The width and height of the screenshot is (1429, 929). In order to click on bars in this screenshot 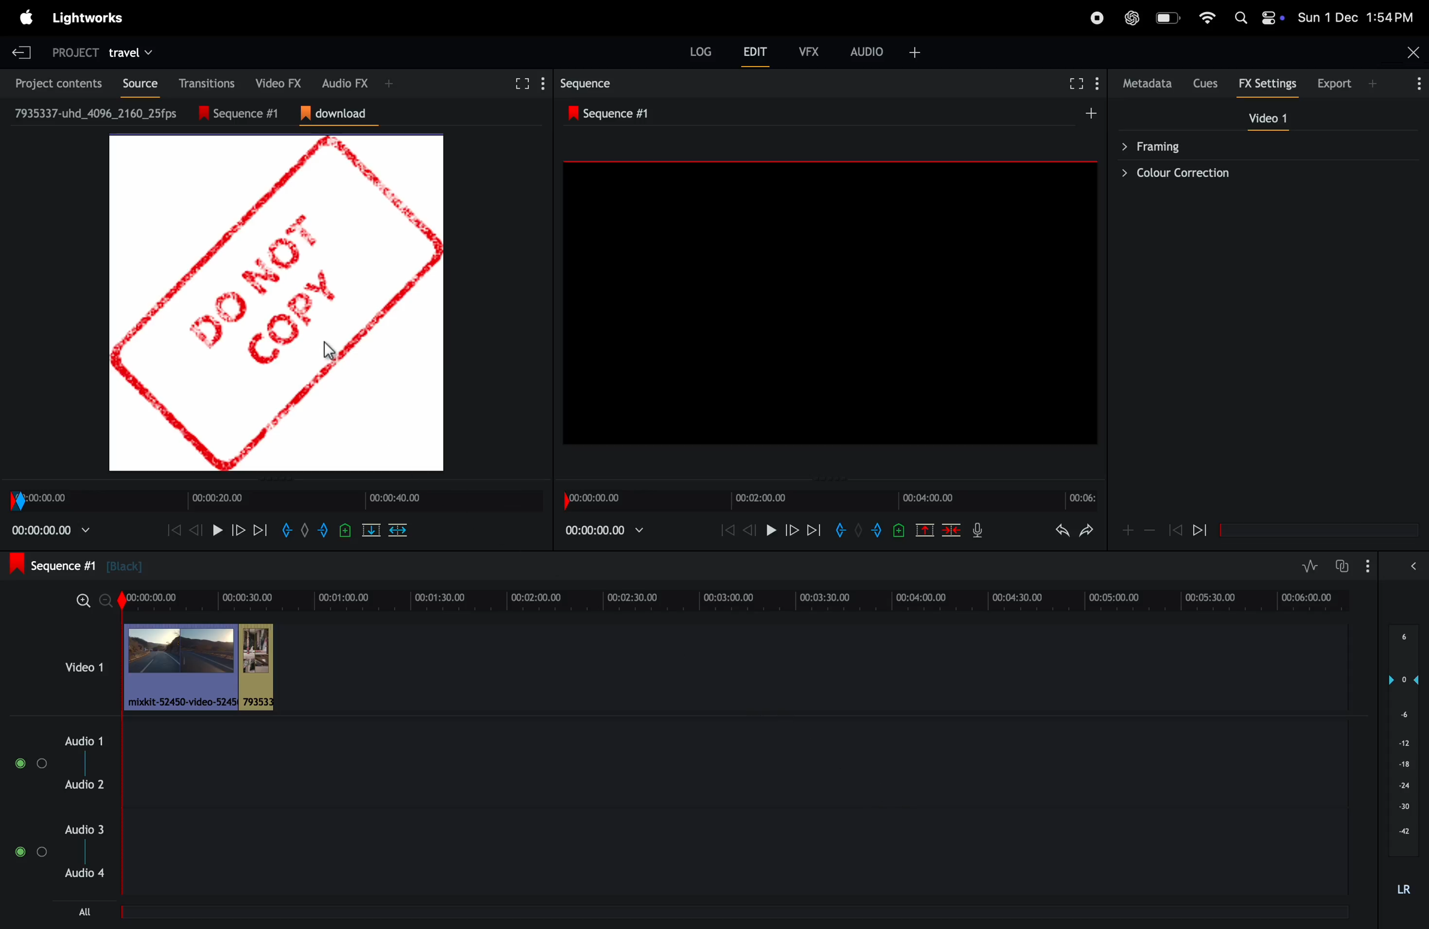, I will do `click(32, 763)`.